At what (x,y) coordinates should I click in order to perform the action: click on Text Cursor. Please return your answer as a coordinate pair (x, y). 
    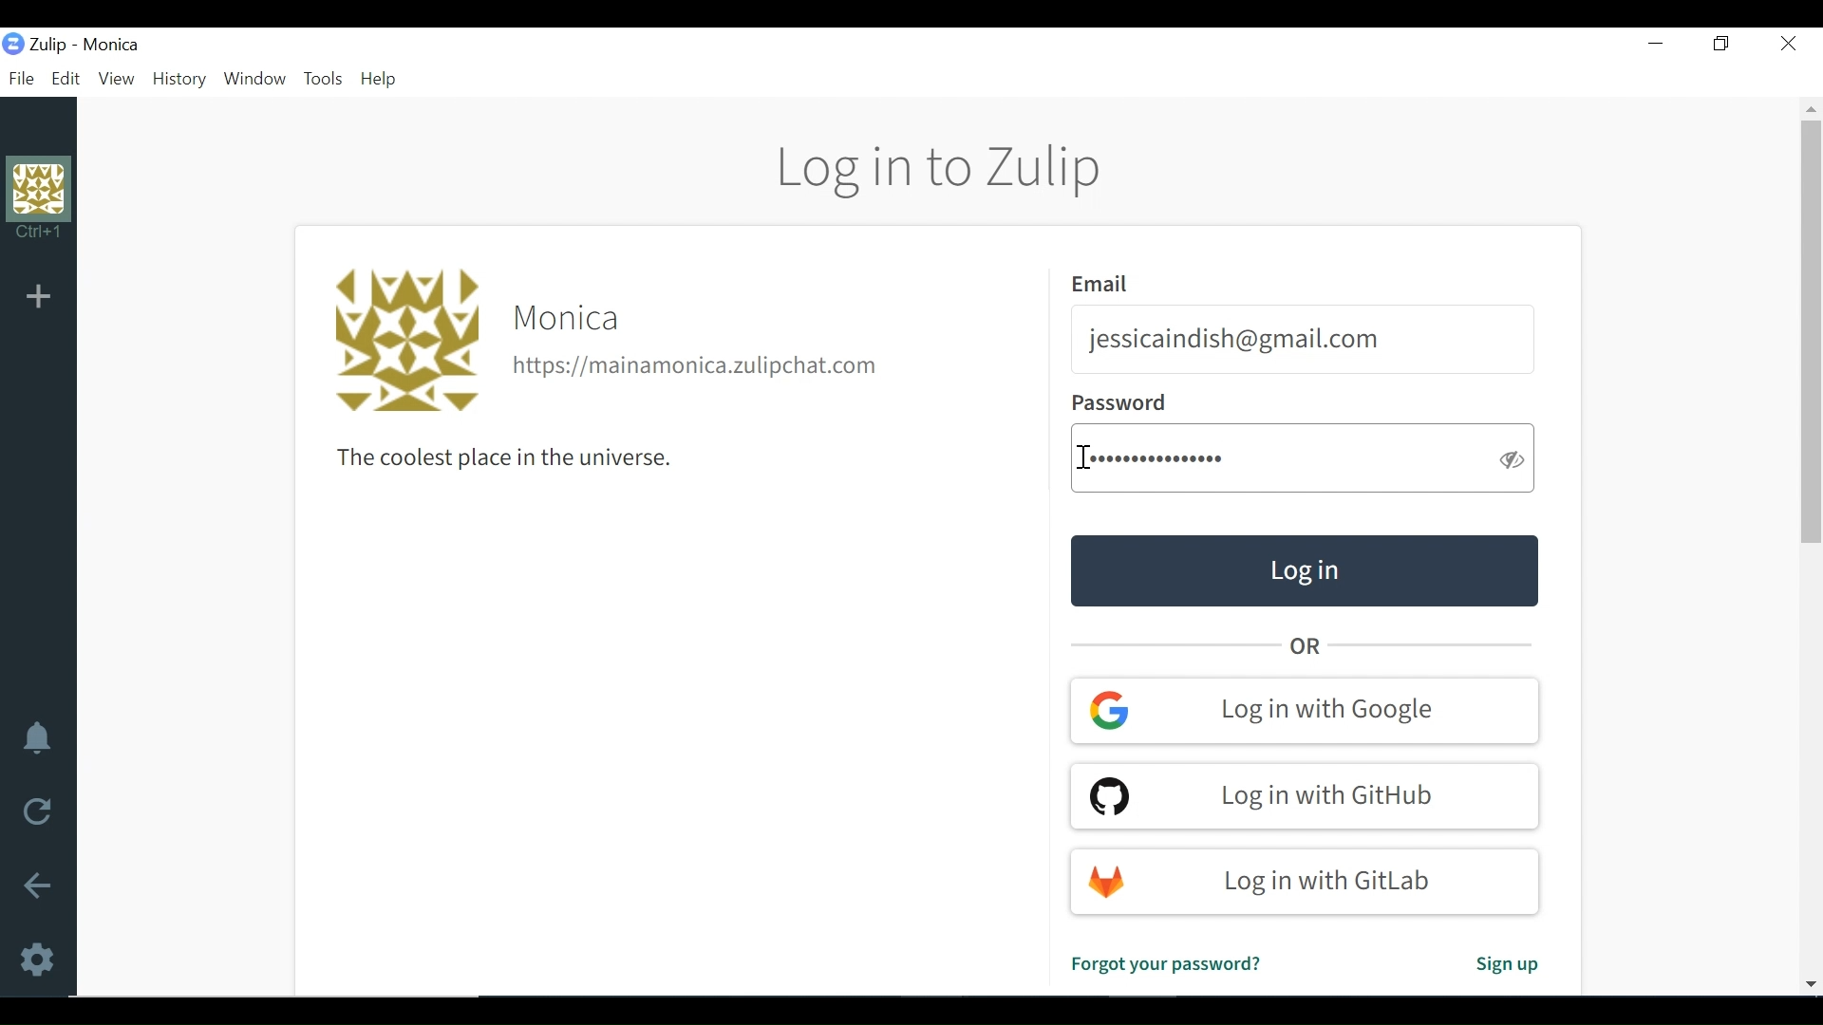
    Looking at the image, I should click on (1088, 457).